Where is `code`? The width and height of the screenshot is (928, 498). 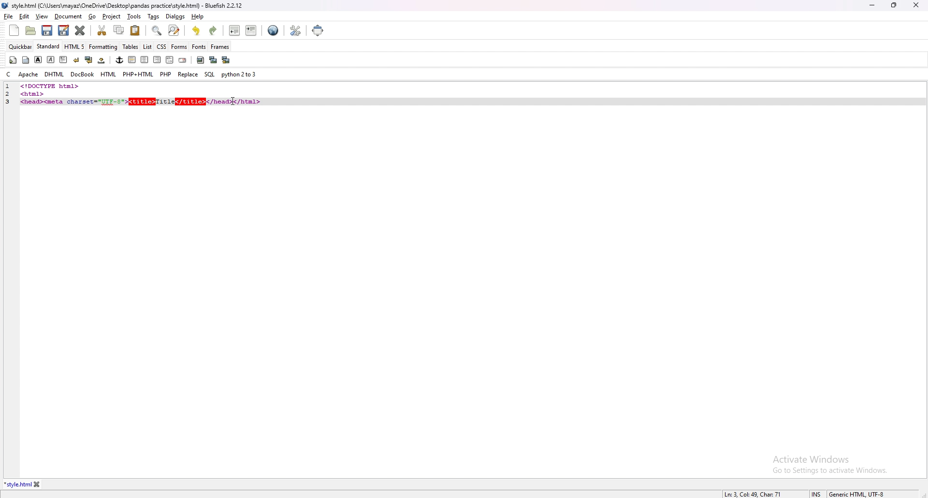 code is located at coordinates (78, 86).